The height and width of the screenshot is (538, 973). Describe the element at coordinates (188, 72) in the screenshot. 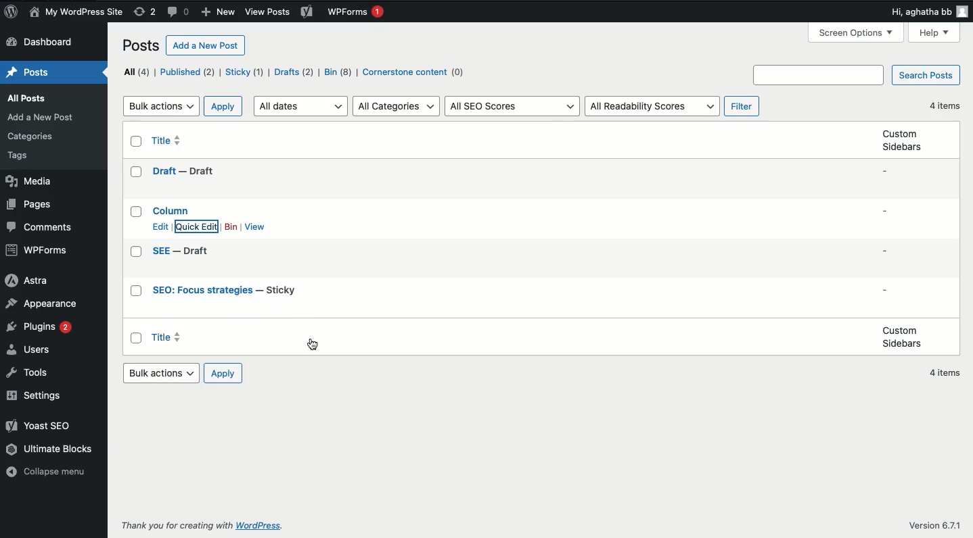

I see `Published` at that location.